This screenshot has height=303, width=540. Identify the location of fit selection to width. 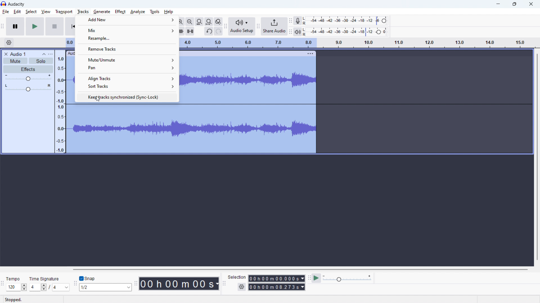
(199, 22).